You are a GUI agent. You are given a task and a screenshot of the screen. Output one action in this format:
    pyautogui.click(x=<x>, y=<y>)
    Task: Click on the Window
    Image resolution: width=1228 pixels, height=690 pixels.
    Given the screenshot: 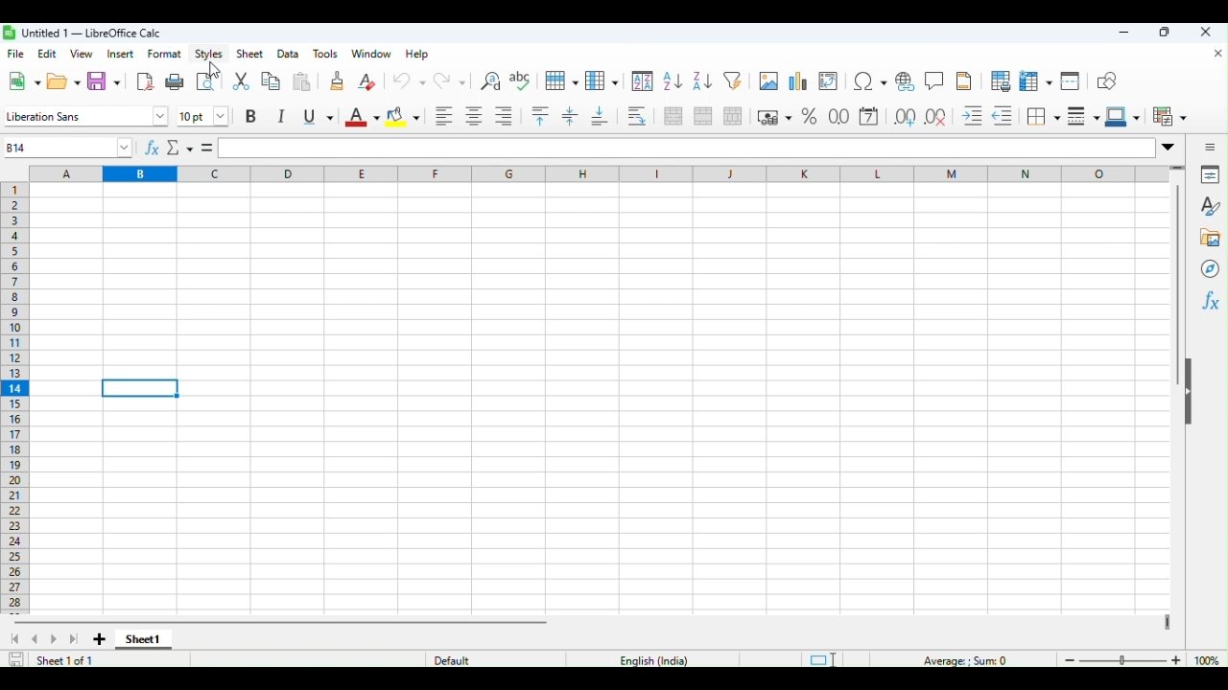 What is the action you would take?
    pyautogui.click(x=371, y=53)
    